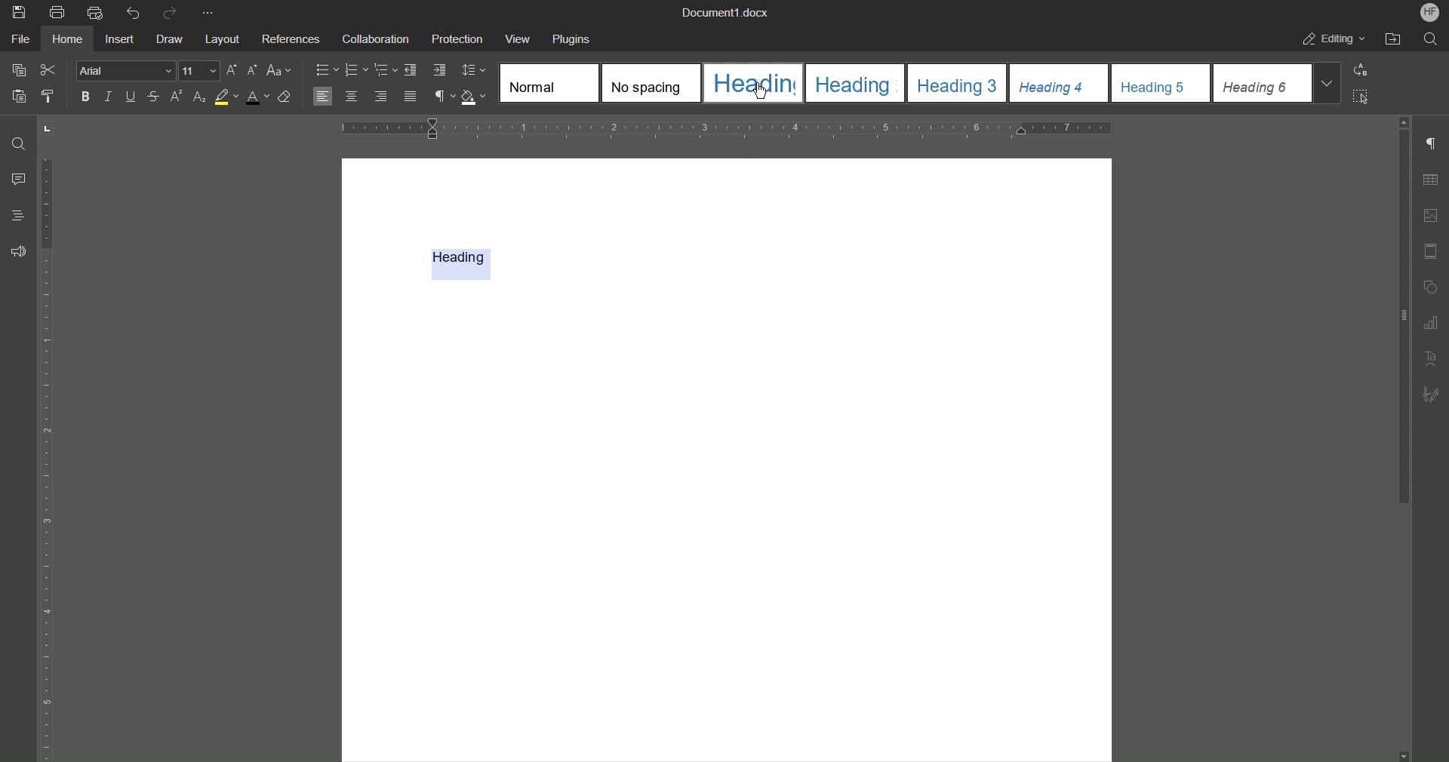 This screenshot has width=1449, height=762. What do you see at coordinates (1260, 82) in the screenshot?
I see `Heading 6` at bounding box center [1260, 82].